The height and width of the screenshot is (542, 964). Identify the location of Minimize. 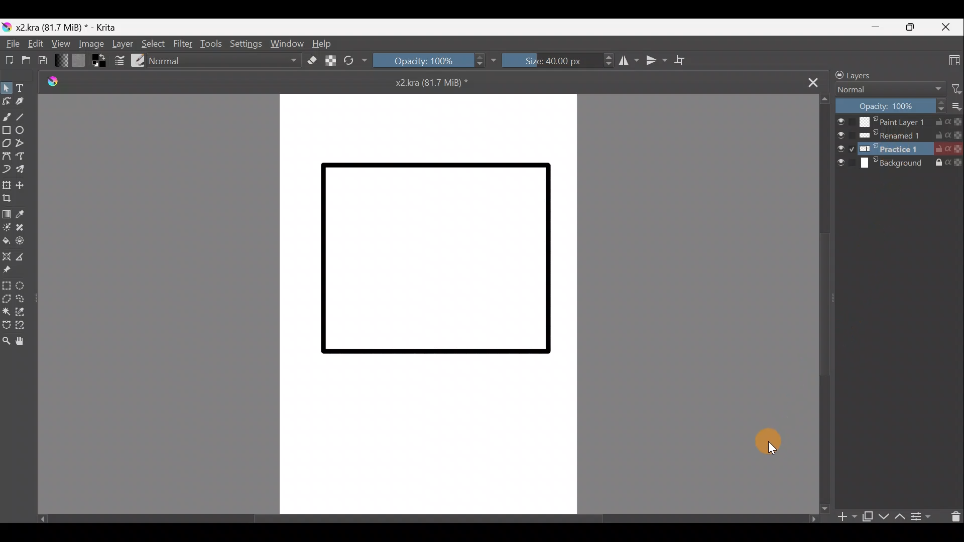
(877, 28).